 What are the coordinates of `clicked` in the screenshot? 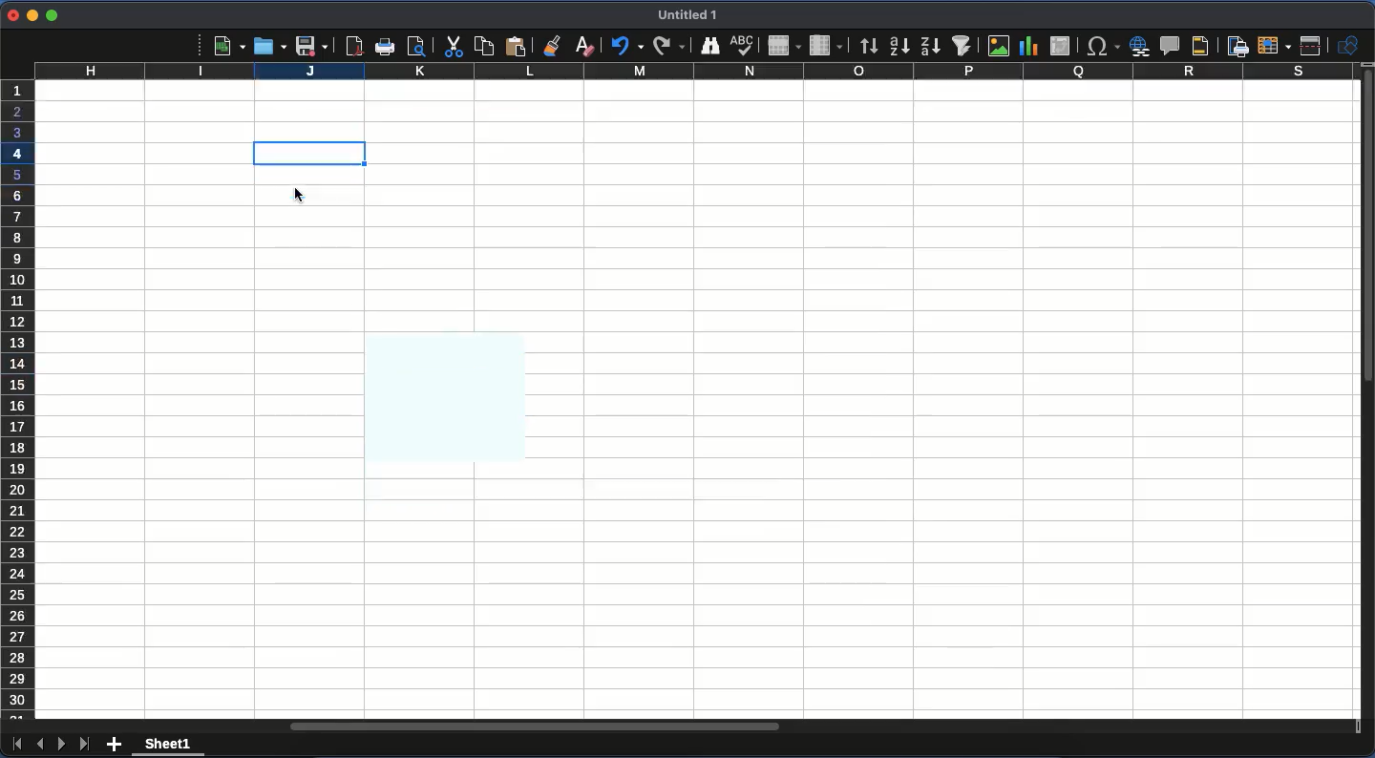 It's located at (311, 154).